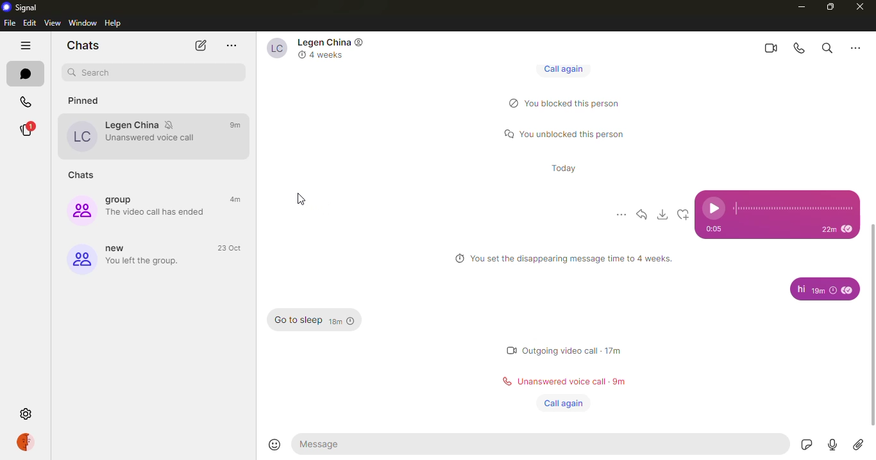 The image size is (876, 460). I want to click on time, so click(831, 290).